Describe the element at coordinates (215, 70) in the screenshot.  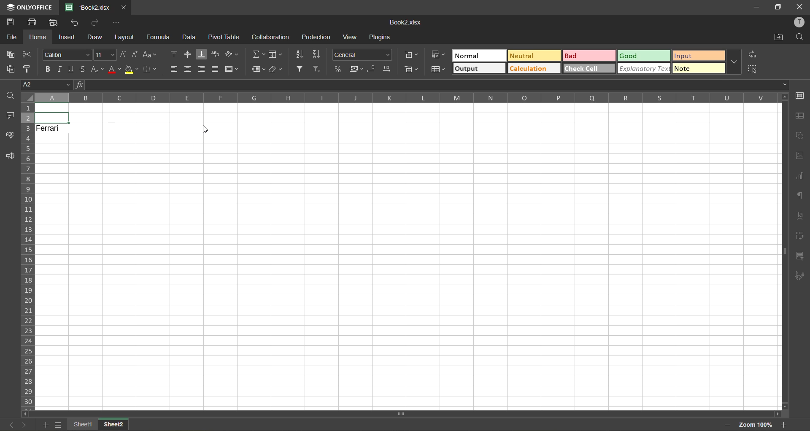
I see `justified` at that location.